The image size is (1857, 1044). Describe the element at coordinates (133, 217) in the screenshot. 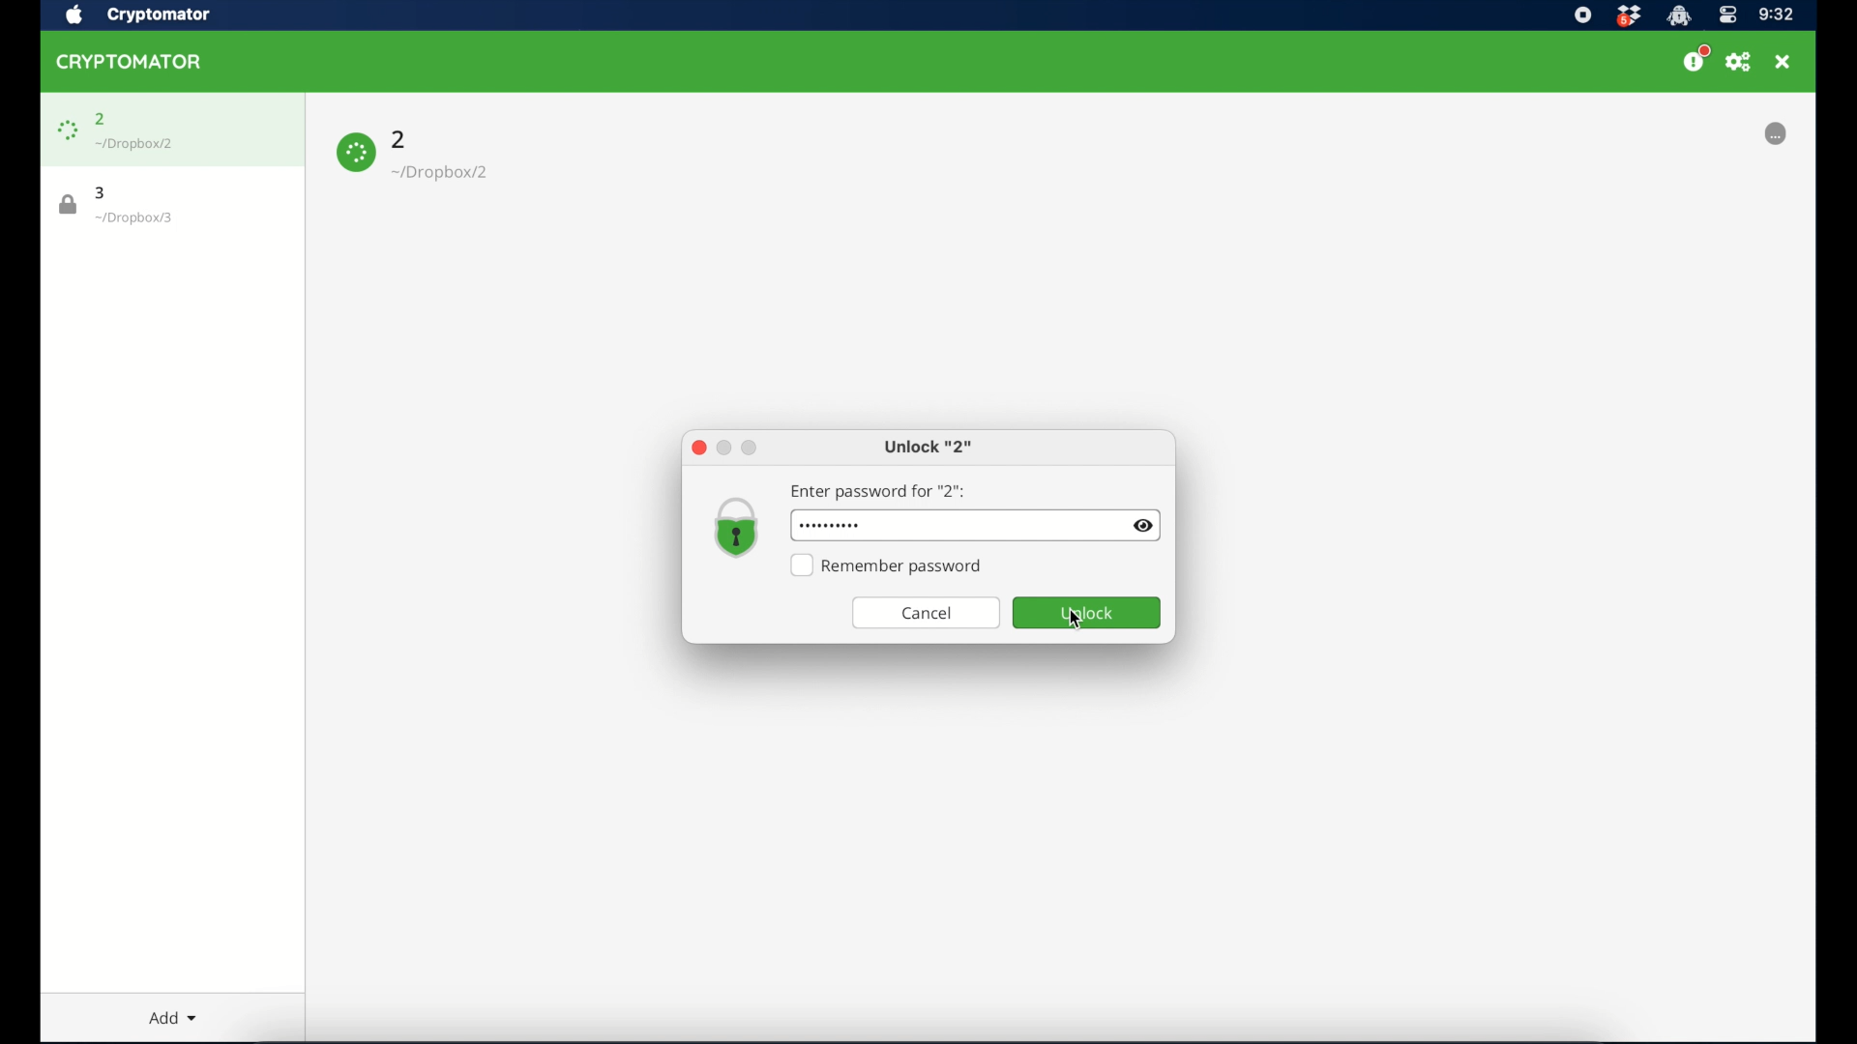

I see `vault location` at that location.